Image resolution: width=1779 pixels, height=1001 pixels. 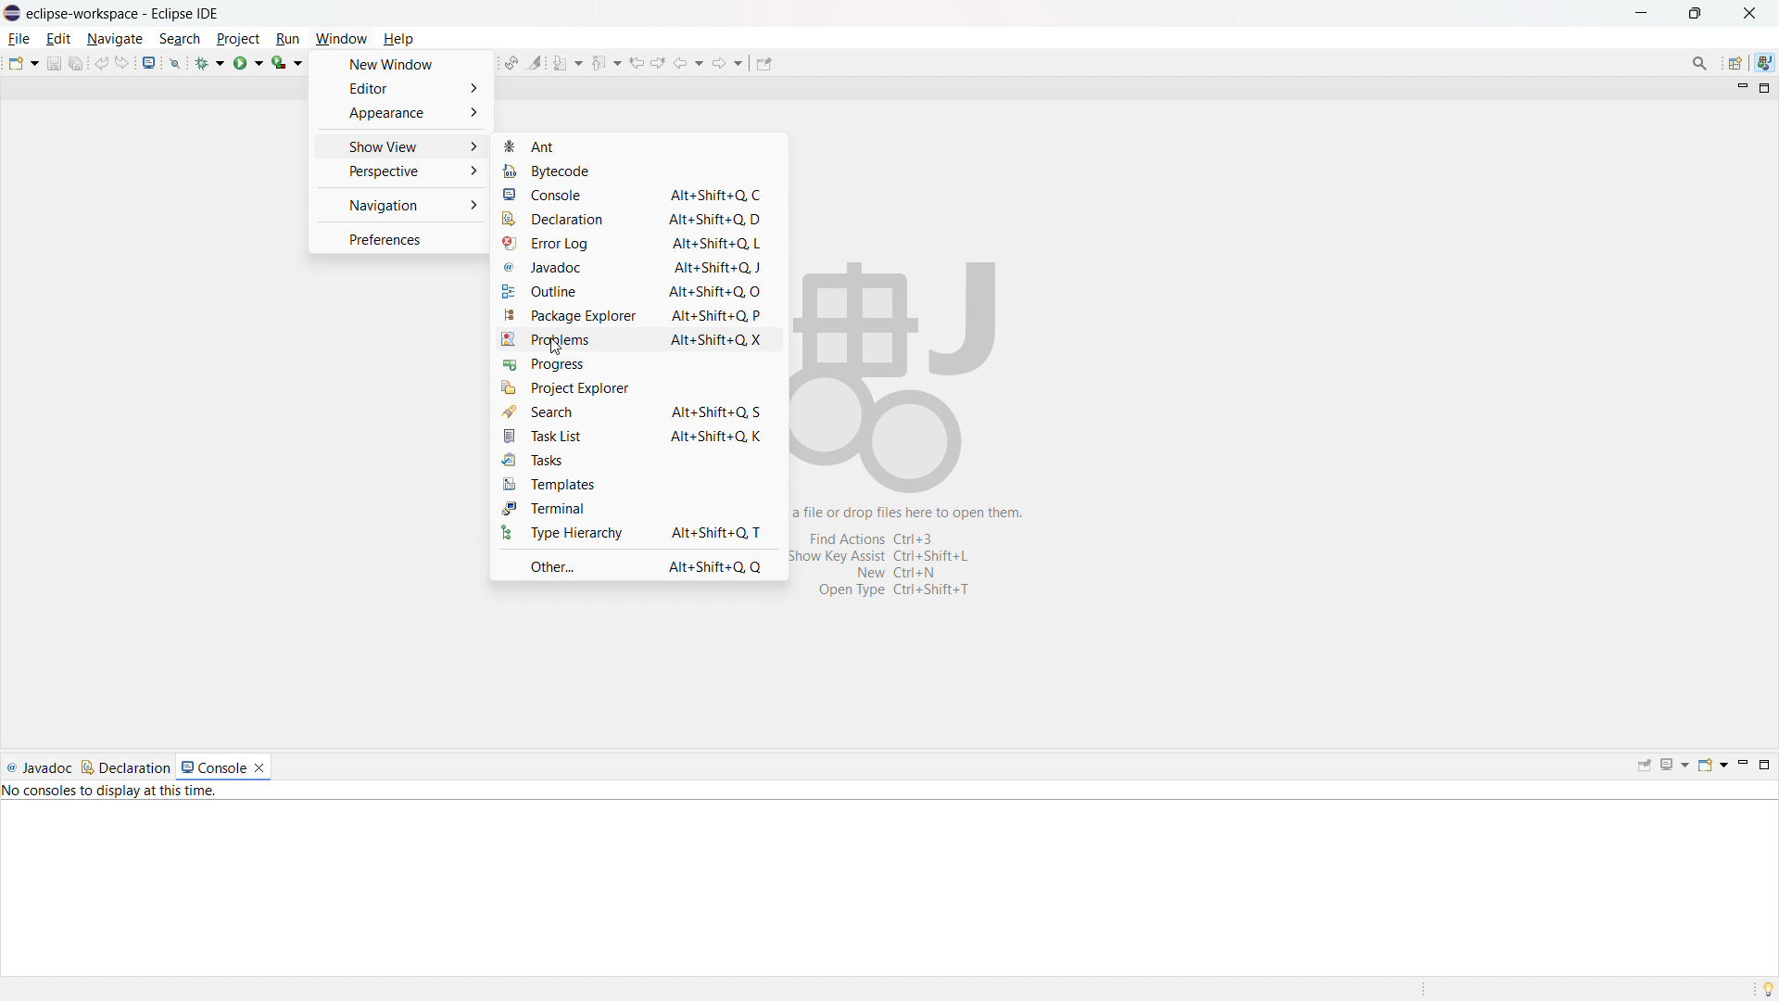 What do you see at coordinates (1748, 14) in the screenshot?
I see `close` at bounding box center [1748, 14].